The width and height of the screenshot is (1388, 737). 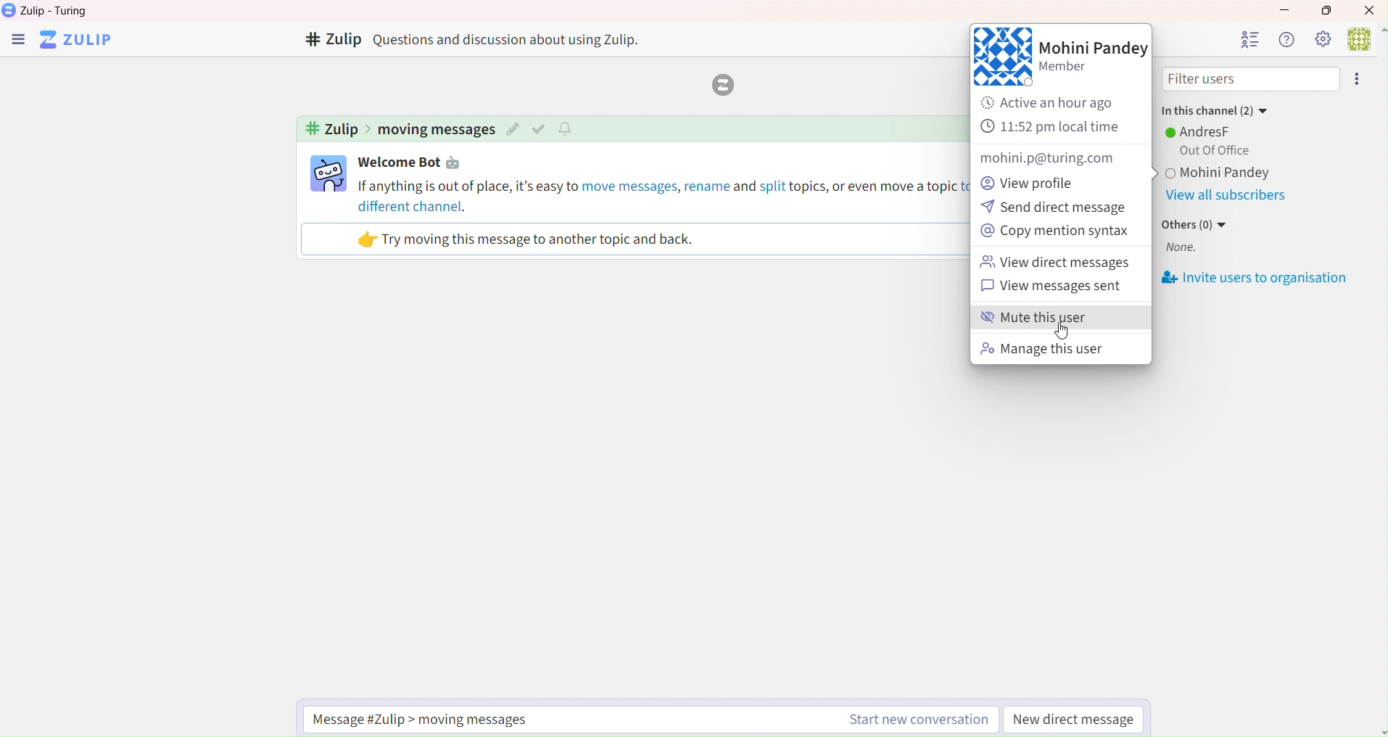 What do you see at coordinates (1062, 287) in the screenshot?
I see `view messages sent` at bounding box center [1062, 287].